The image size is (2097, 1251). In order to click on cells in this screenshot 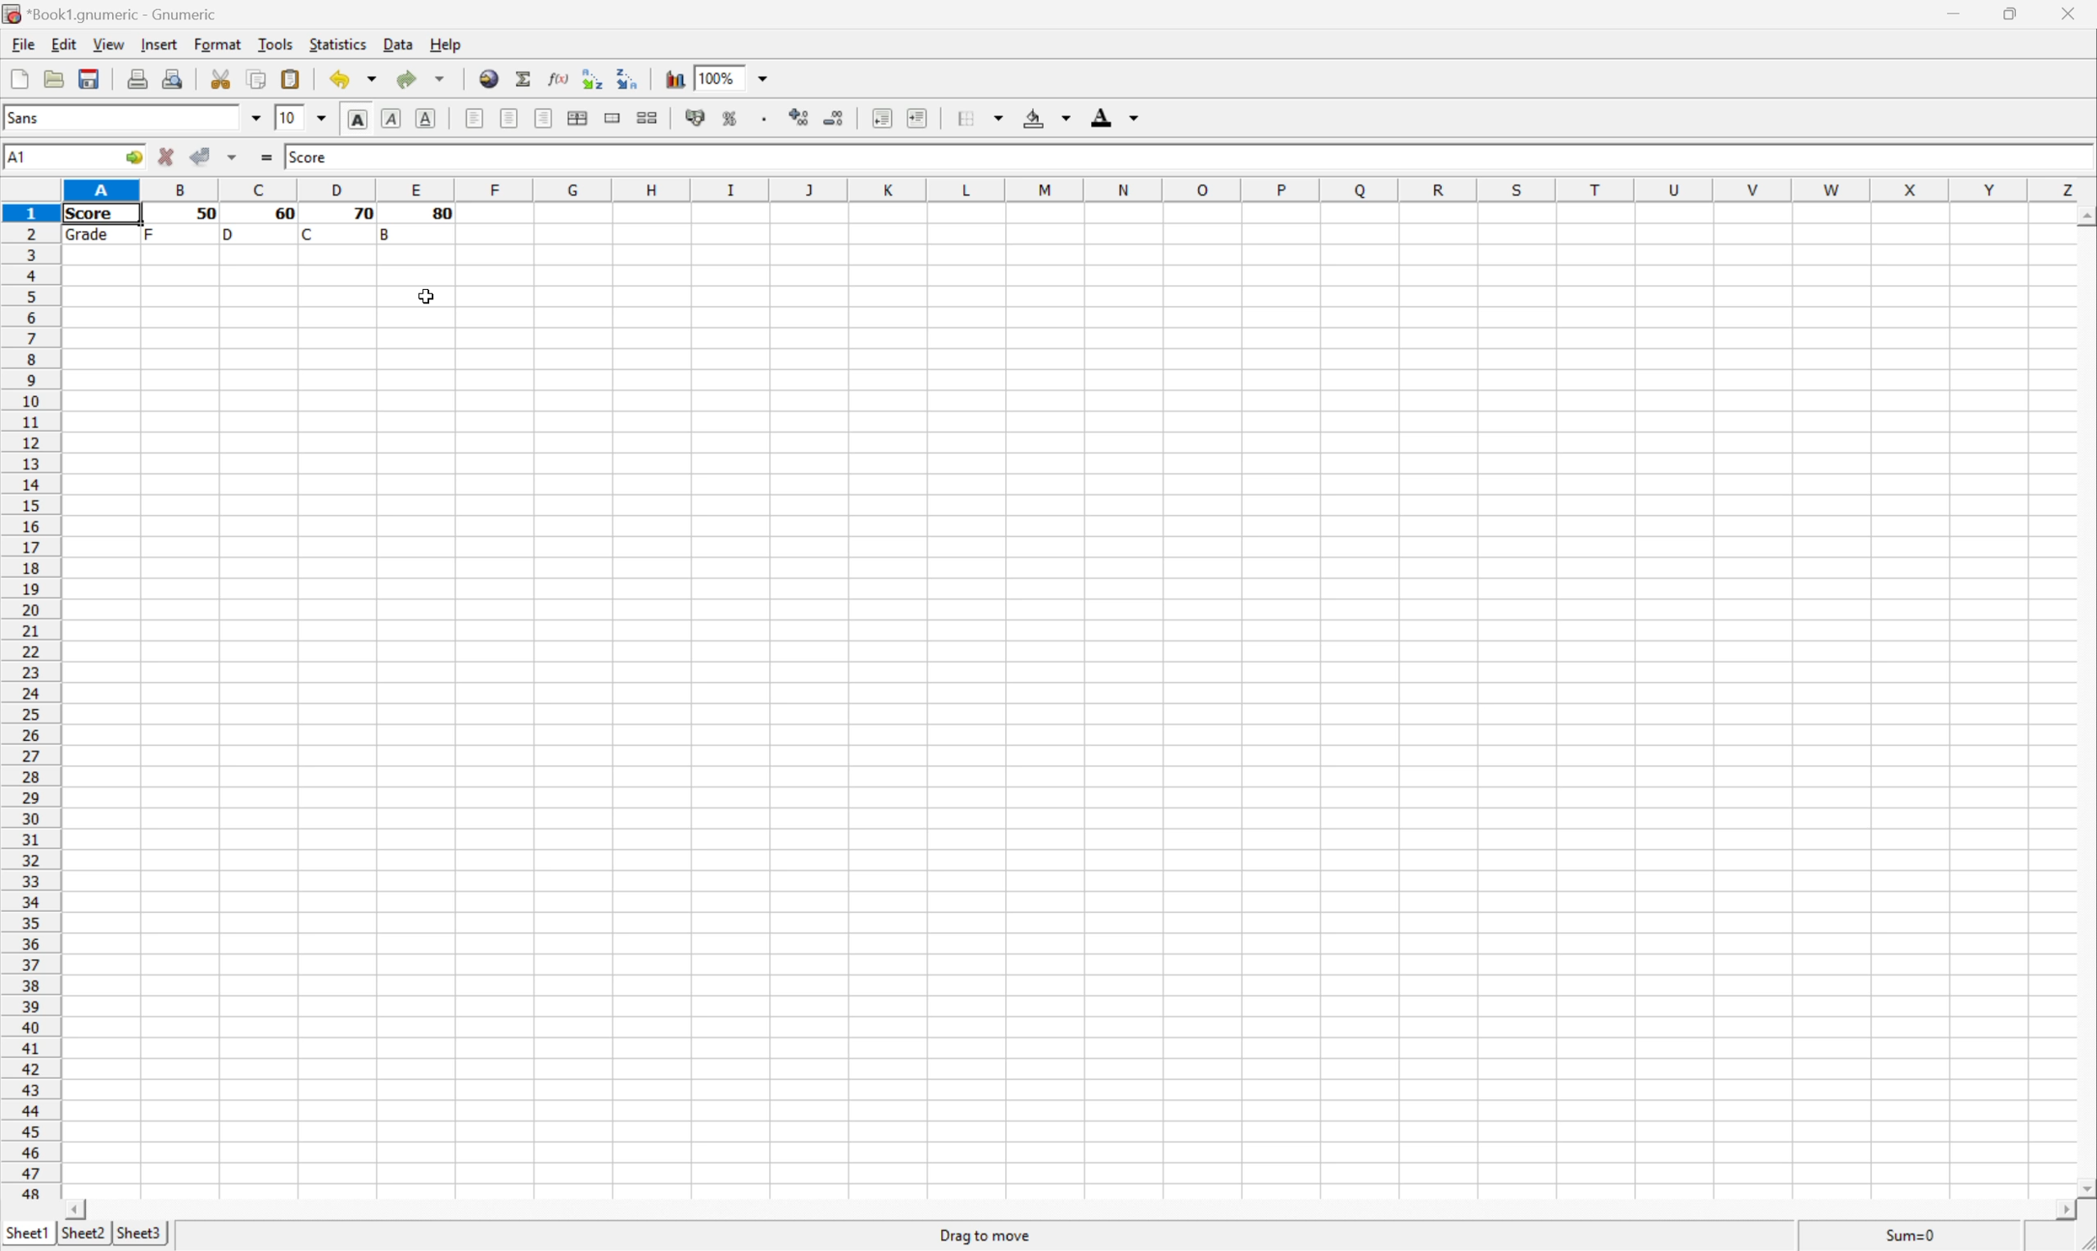, I will do `click(1070, 722)`.